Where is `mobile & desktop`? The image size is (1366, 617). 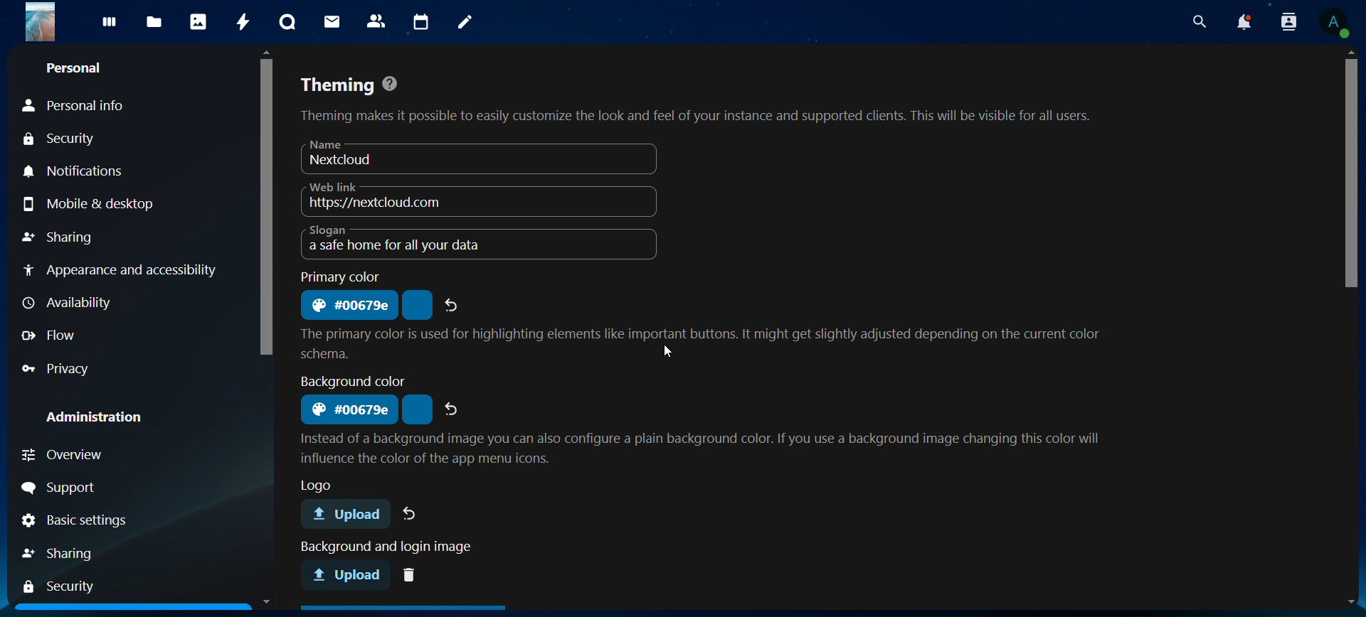
mobile & desktop is located at coordinates (110, 203).